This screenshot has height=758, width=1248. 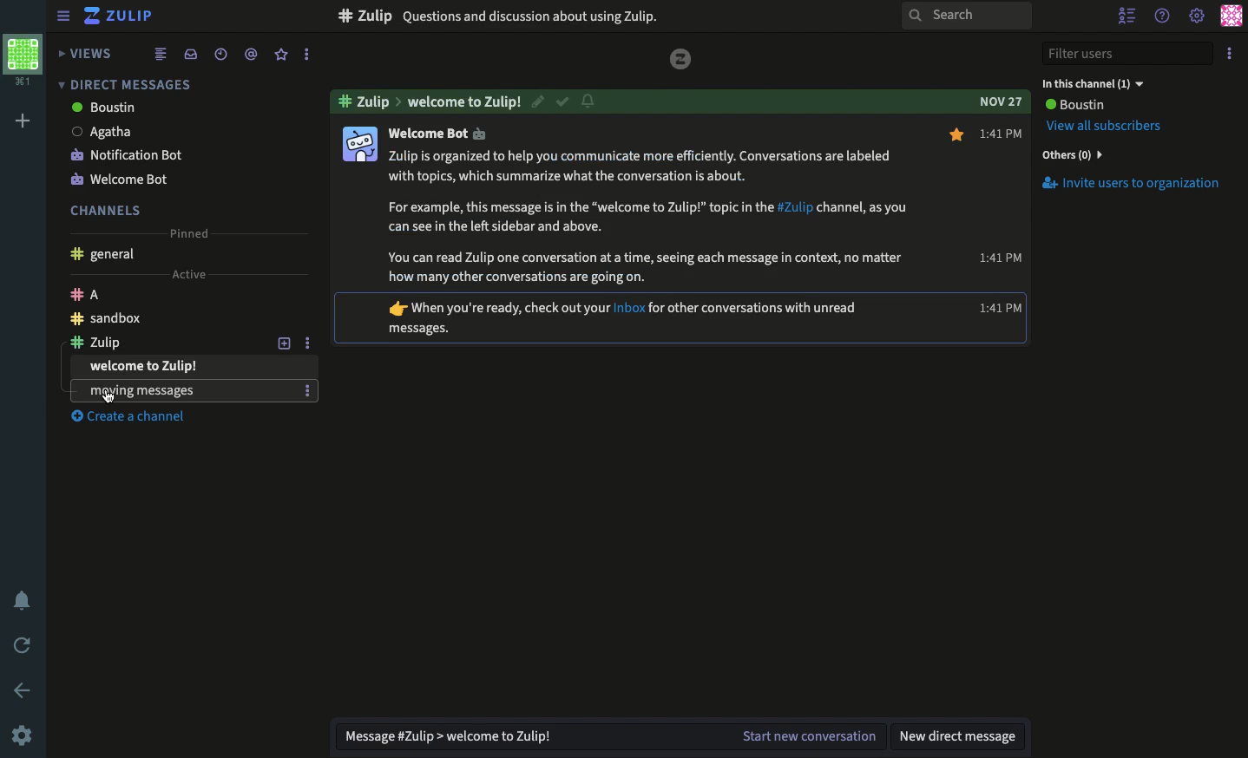 I want to click on welcome to zulip, so click(x=162, y=367).